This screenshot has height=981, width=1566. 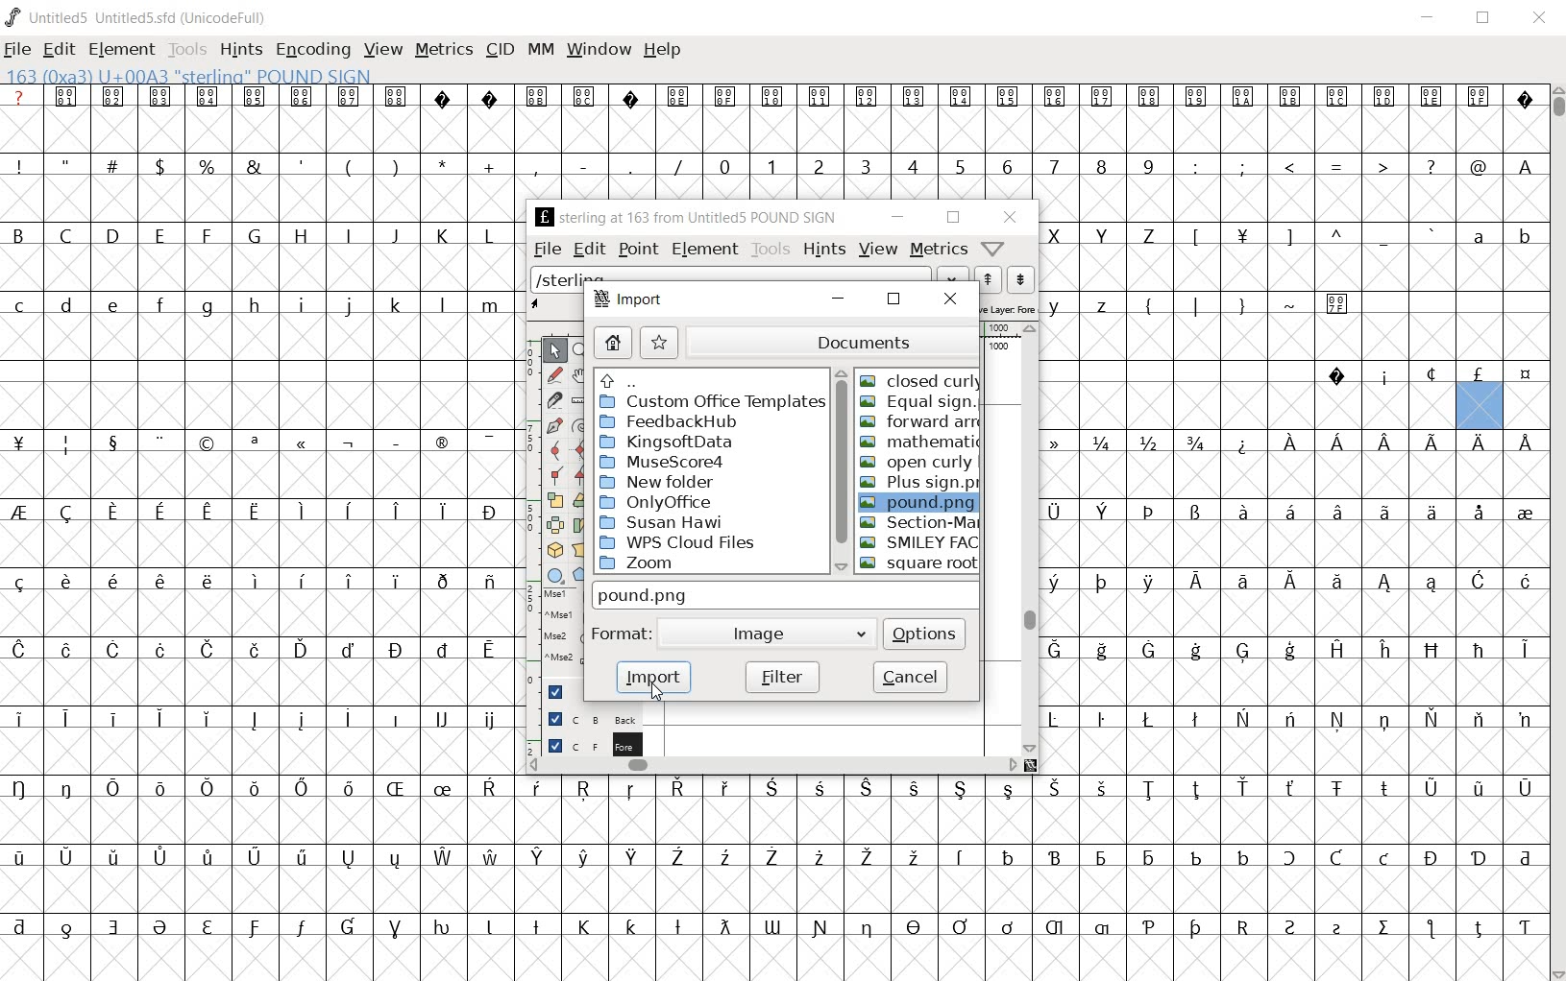 I want to click on Symbol, so click(x=1242, y=925).